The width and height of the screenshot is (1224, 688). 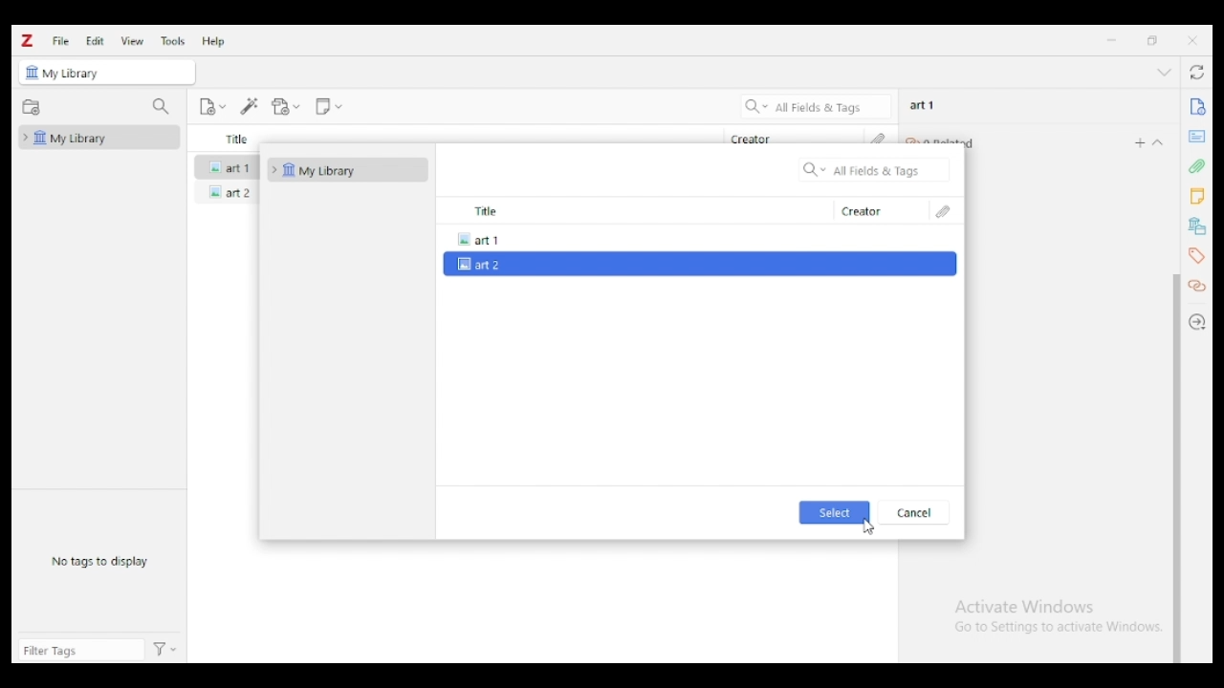 I want to click on no tags to display, so click(x=99, y=562).